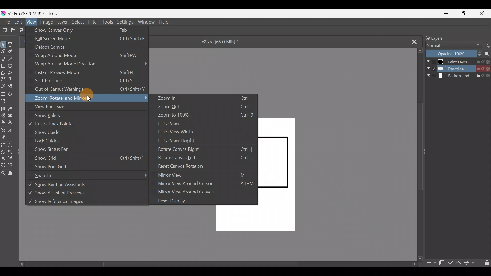 This screenshot has width=491, height=276. I want to click on Move layer, so click(13, 93).